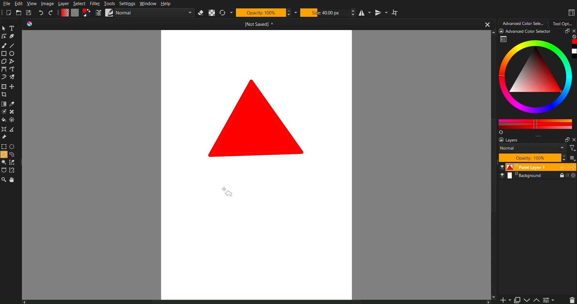 The width and height of the screenshot is (577, 304). What do you see at coordinates (166, 4) in the screenshot?
I see `Help` at bounding box center [166, 4].